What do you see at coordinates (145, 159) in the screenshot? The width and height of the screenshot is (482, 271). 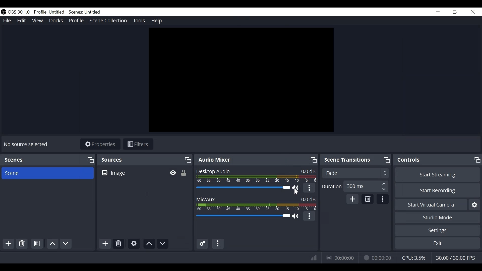 I see `Sources` at bounding box center [145, 159].